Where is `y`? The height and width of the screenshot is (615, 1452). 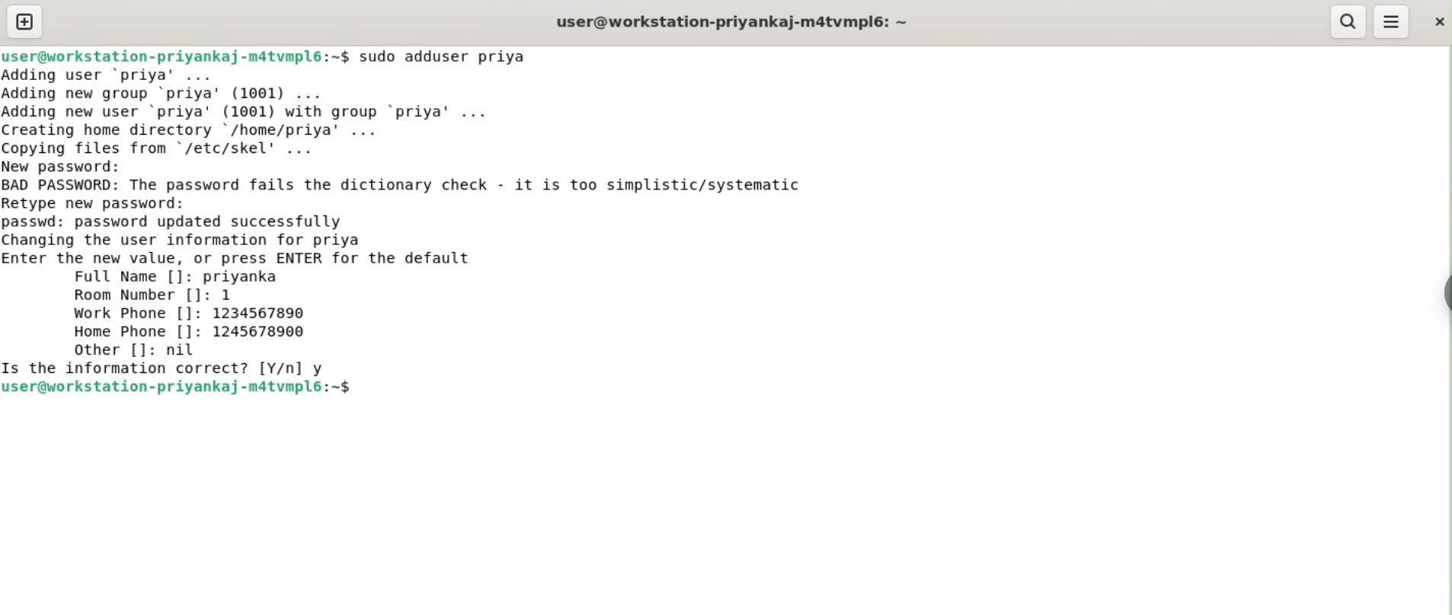 y is located at coordinates (321, 366).